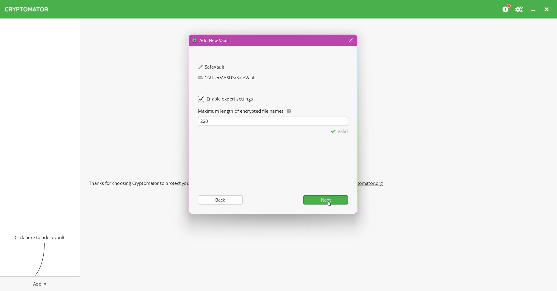  Describe the element at coordinates (211, 40) in the screenshot. I see `Add New Vault` at that location.